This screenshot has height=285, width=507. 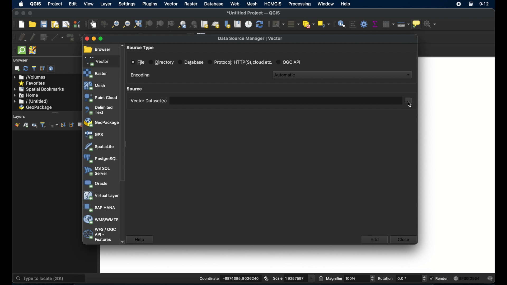 What do you see at coordinates (491, 279) in the screenshot?
I see `messages` at bounding box center [491, 279].